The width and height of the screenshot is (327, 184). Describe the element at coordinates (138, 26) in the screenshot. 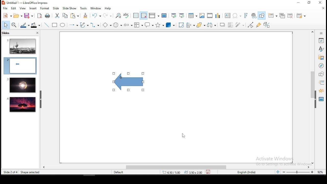

I see `flowchart` at that location.